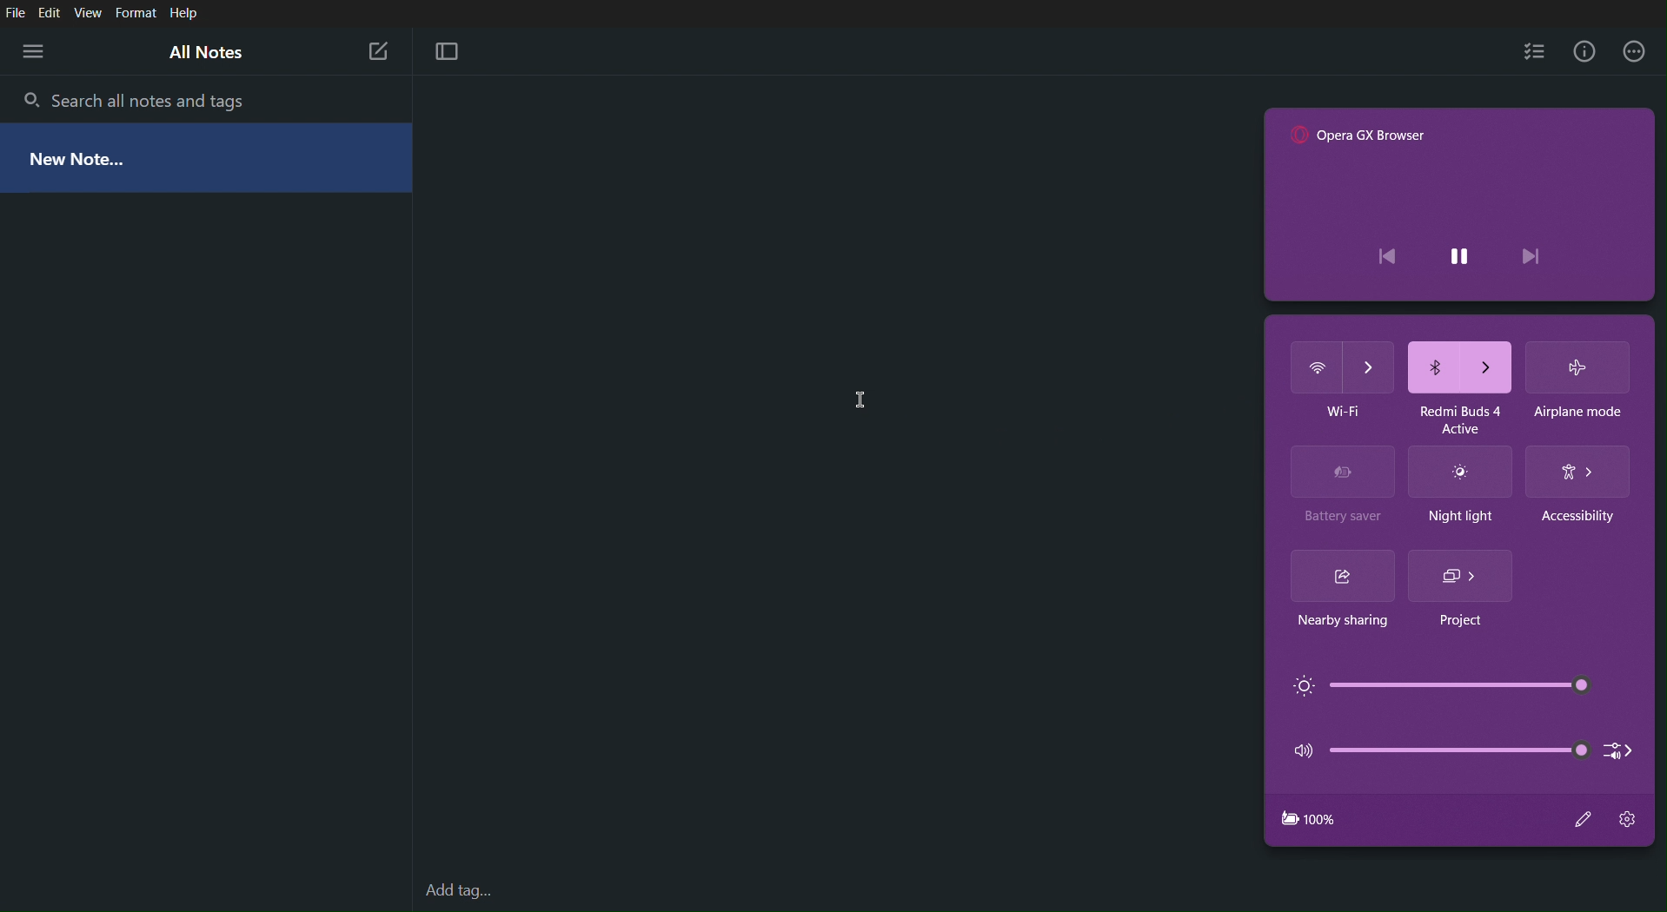  Describe the element at coordinates (467, 896) in the screenshot. I see `add tag` at that location.